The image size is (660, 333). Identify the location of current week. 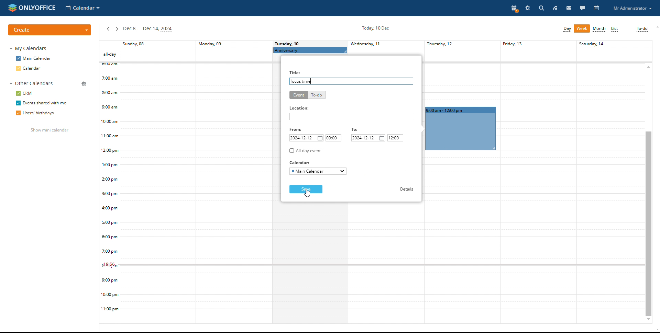
(148, 30).